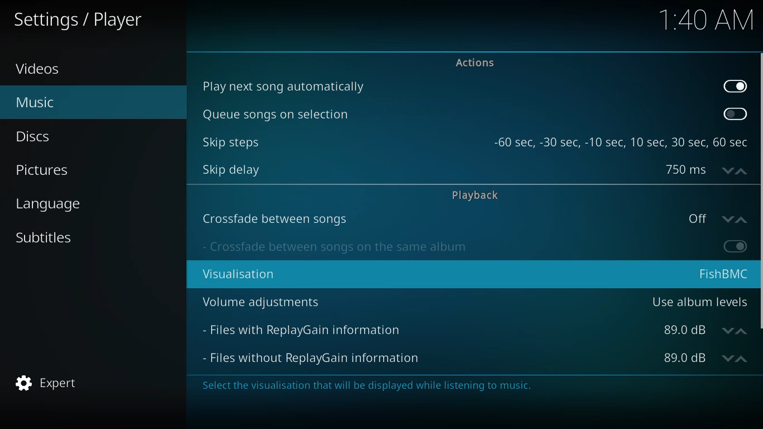  I want to click on playback, so click(475, 193).